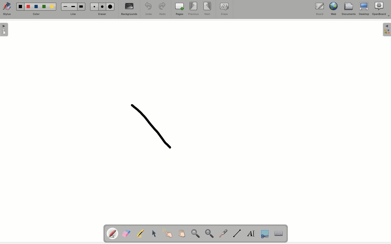 The image size is (391, 244). What do you see at coordinates (75, 14) in the screenshot?
I see `Line` at bounding box center [75, 14].